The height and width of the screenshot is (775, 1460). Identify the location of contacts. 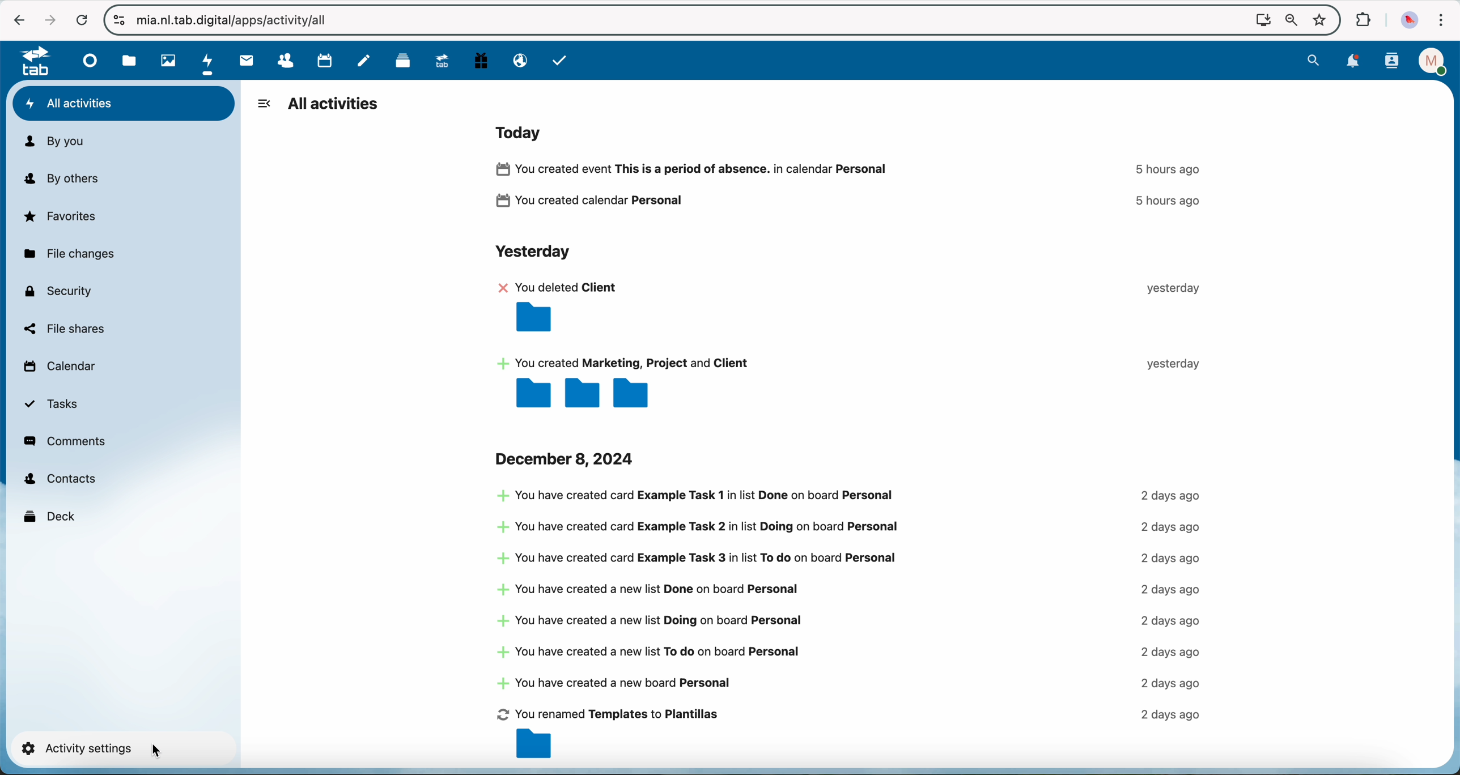
(60, 480).